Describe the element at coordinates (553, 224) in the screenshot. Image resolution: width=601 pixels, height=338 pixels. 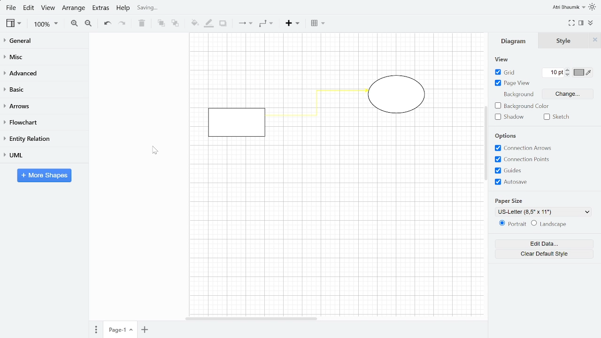
I see `landscape` at that location.